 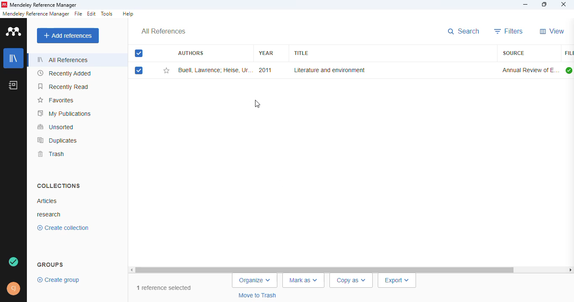 What do you see at coordinates (58, 141) in the screenshot?
I see `duplicates` at bounding box center [58, 141].